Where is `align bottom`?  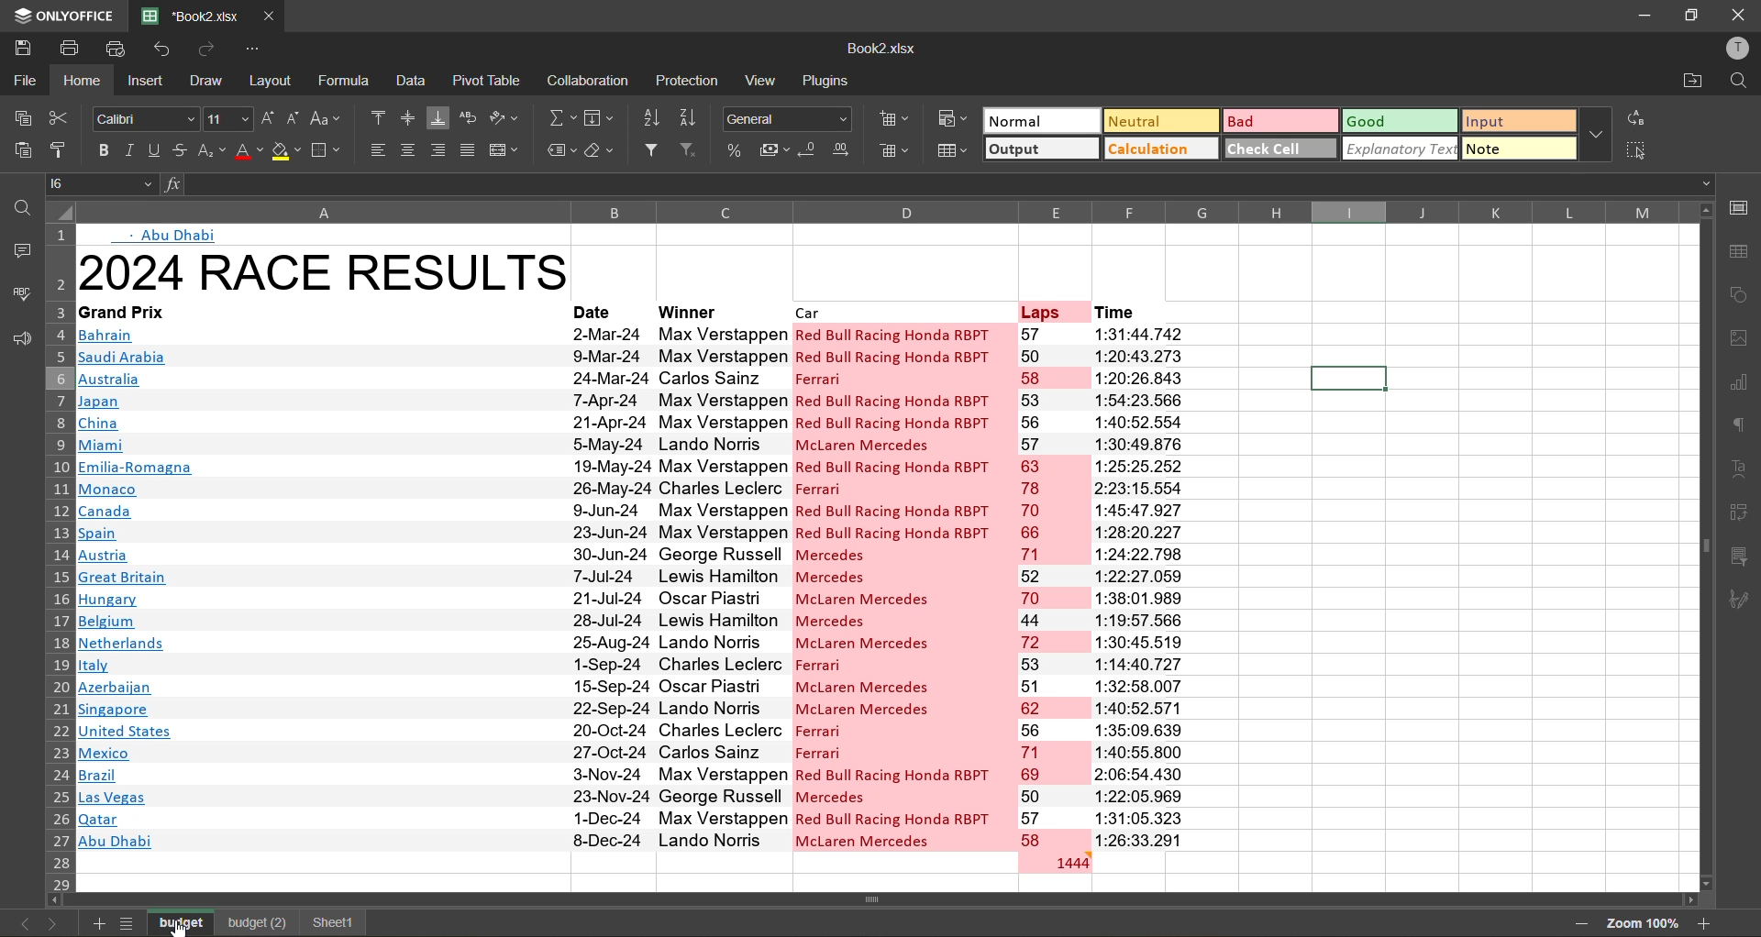
align bottom is located at coordinates (438, 116).